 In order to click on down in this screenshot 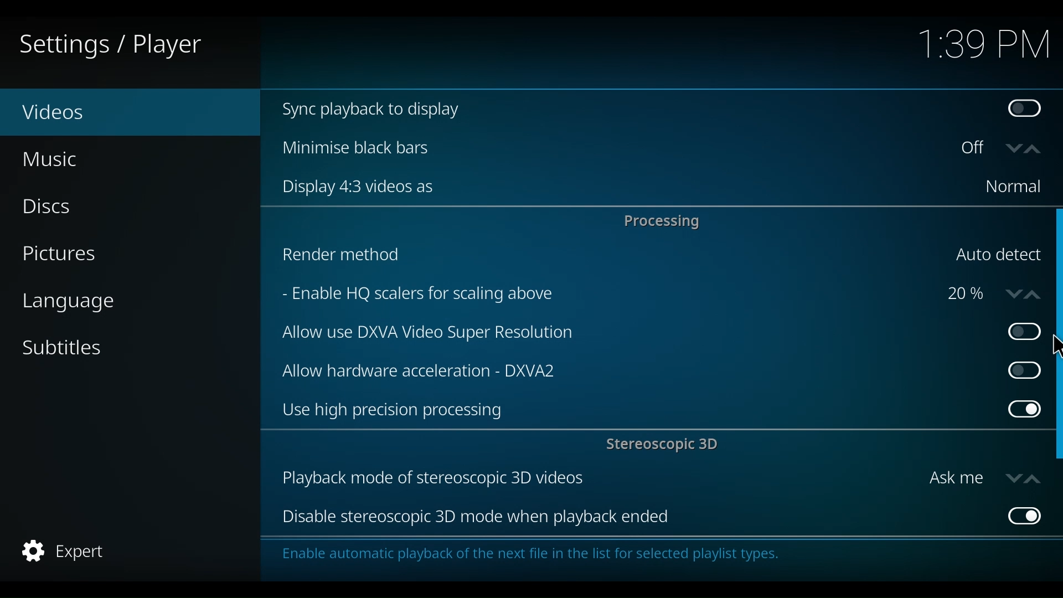, I will do `click(1012, 477)`.